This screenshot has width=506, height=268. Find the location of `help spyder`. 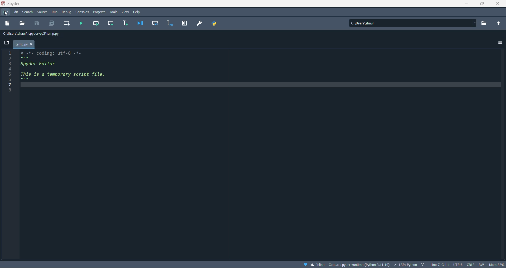

help spyder is located at coordinates (303, 264).